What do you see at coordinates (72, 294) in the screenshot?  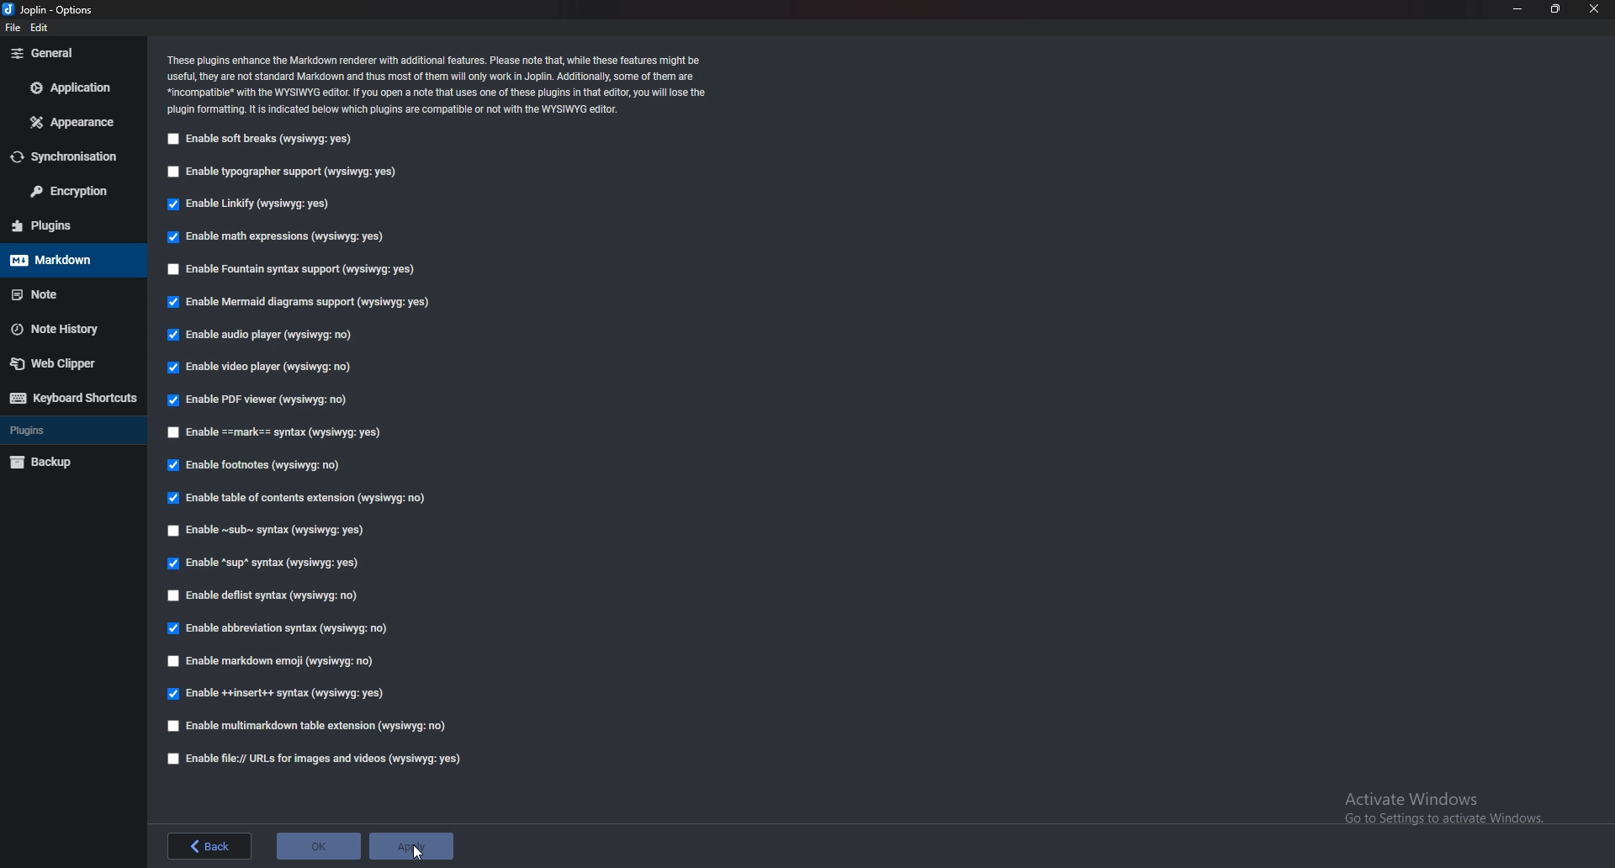 I see `Note` at bounding box center [72, 294].